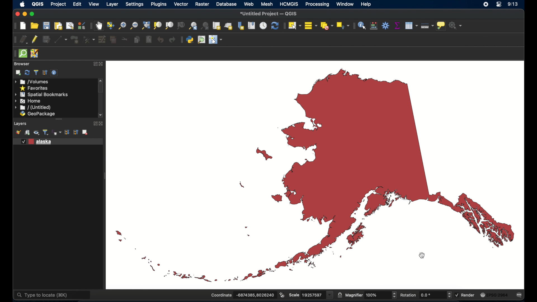 The height and width of the screenshot is (302, 537). What do you see at coordinates (202, 40) in the screenshot?
I see `quick osm search` at bounding box center [202, 40].